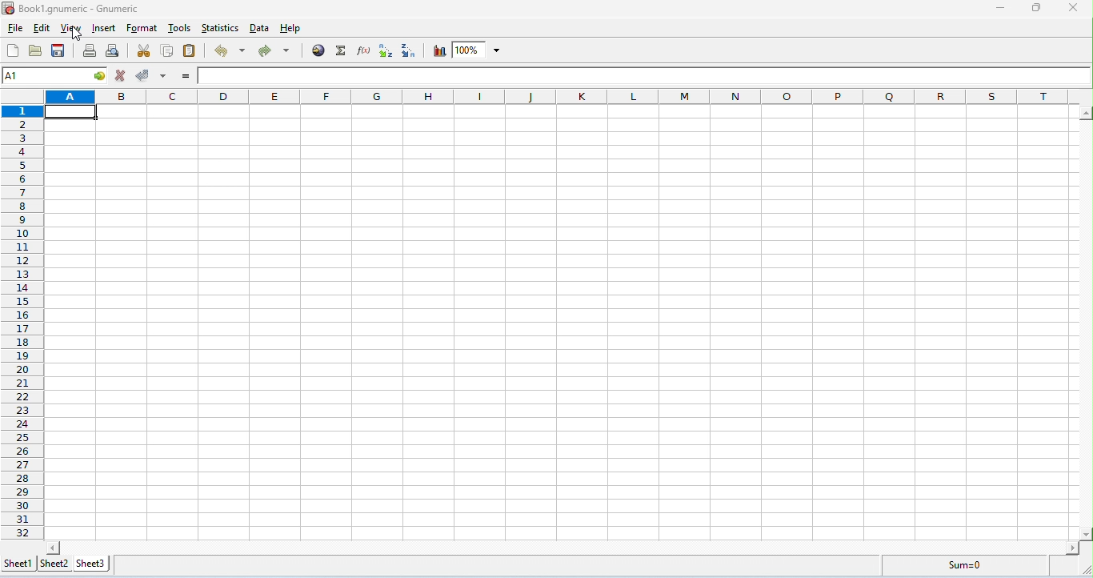 The image size is (1093, 578). What do you see at coordinates (165, 75) in the screenshot?
I see `accept change in multiple cells` at bounding box center [165, 75].